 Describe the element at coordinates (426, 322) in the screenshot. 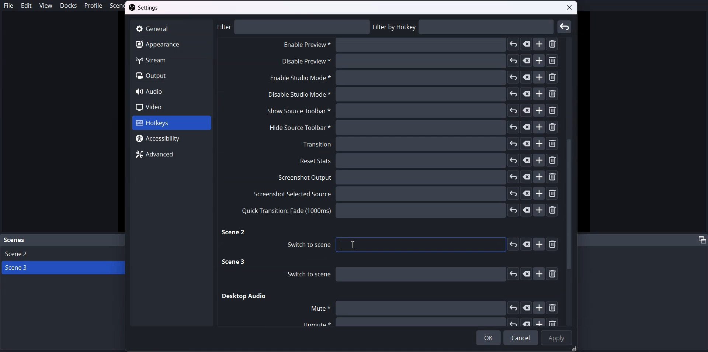

I see `Unmute` at that location.